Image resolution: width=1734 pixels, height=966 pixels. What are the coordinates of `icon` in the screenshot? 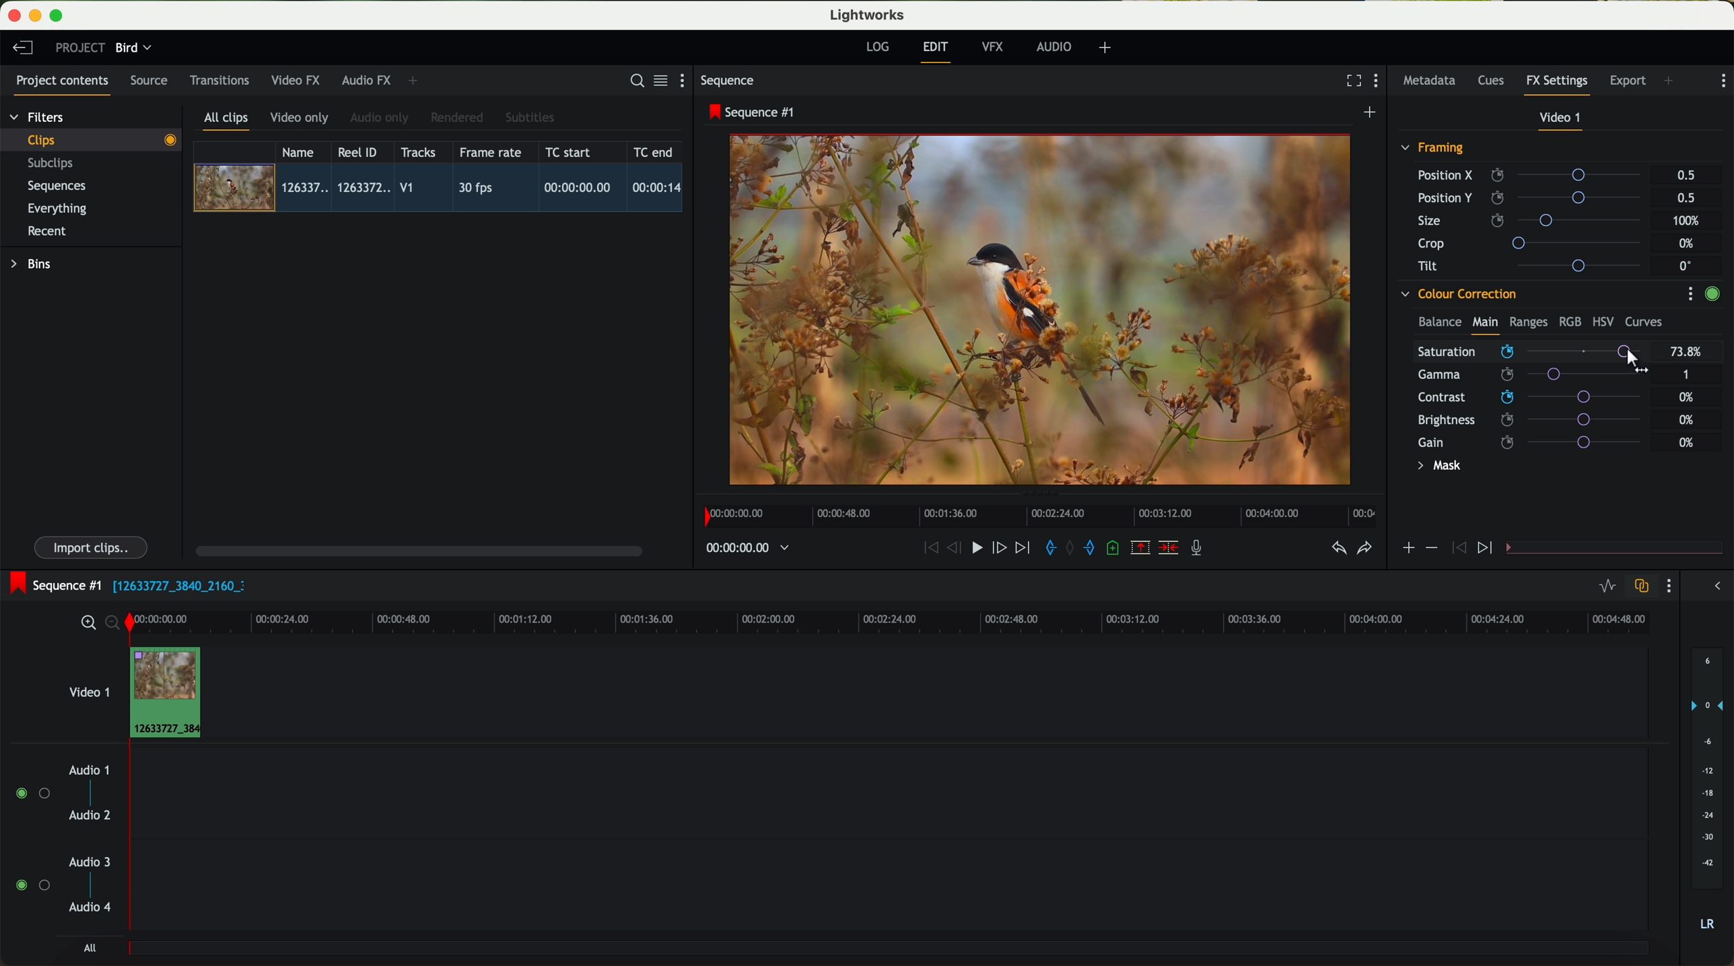 It's located at (1430, 548).